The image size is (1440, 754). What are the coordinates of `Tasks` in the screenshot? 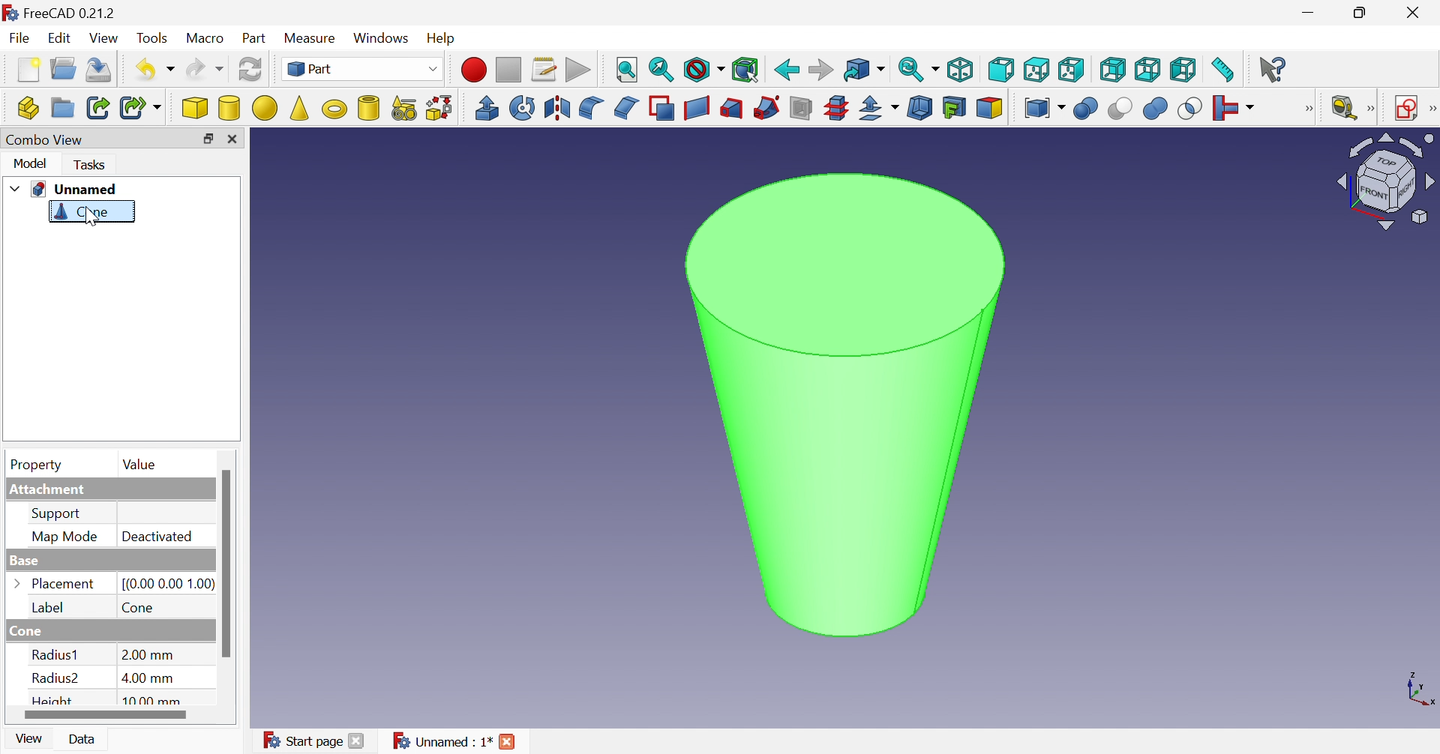 It's located at (91, 165).